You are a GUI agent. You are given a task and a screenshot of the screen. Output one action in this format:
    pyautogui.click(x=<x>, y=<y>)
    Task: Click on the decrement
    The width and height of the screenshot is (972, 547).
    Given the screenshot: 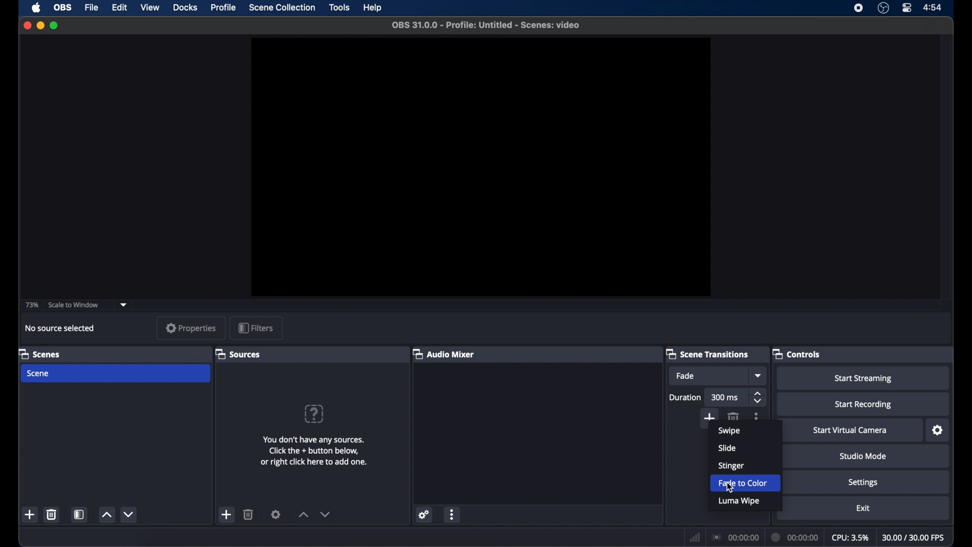 What is the action you would take?
    pyautogui.click(x=128, y=514)
    